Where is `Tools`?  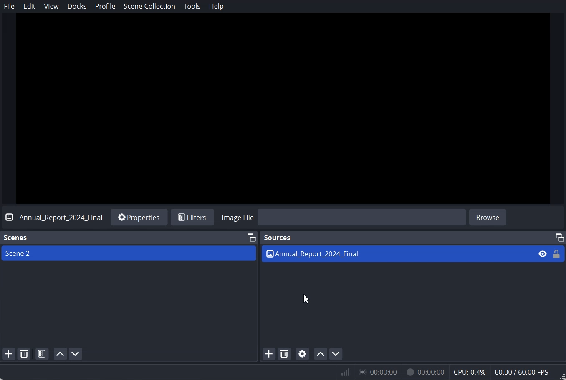 Tools is located at coordinates (192, 7).